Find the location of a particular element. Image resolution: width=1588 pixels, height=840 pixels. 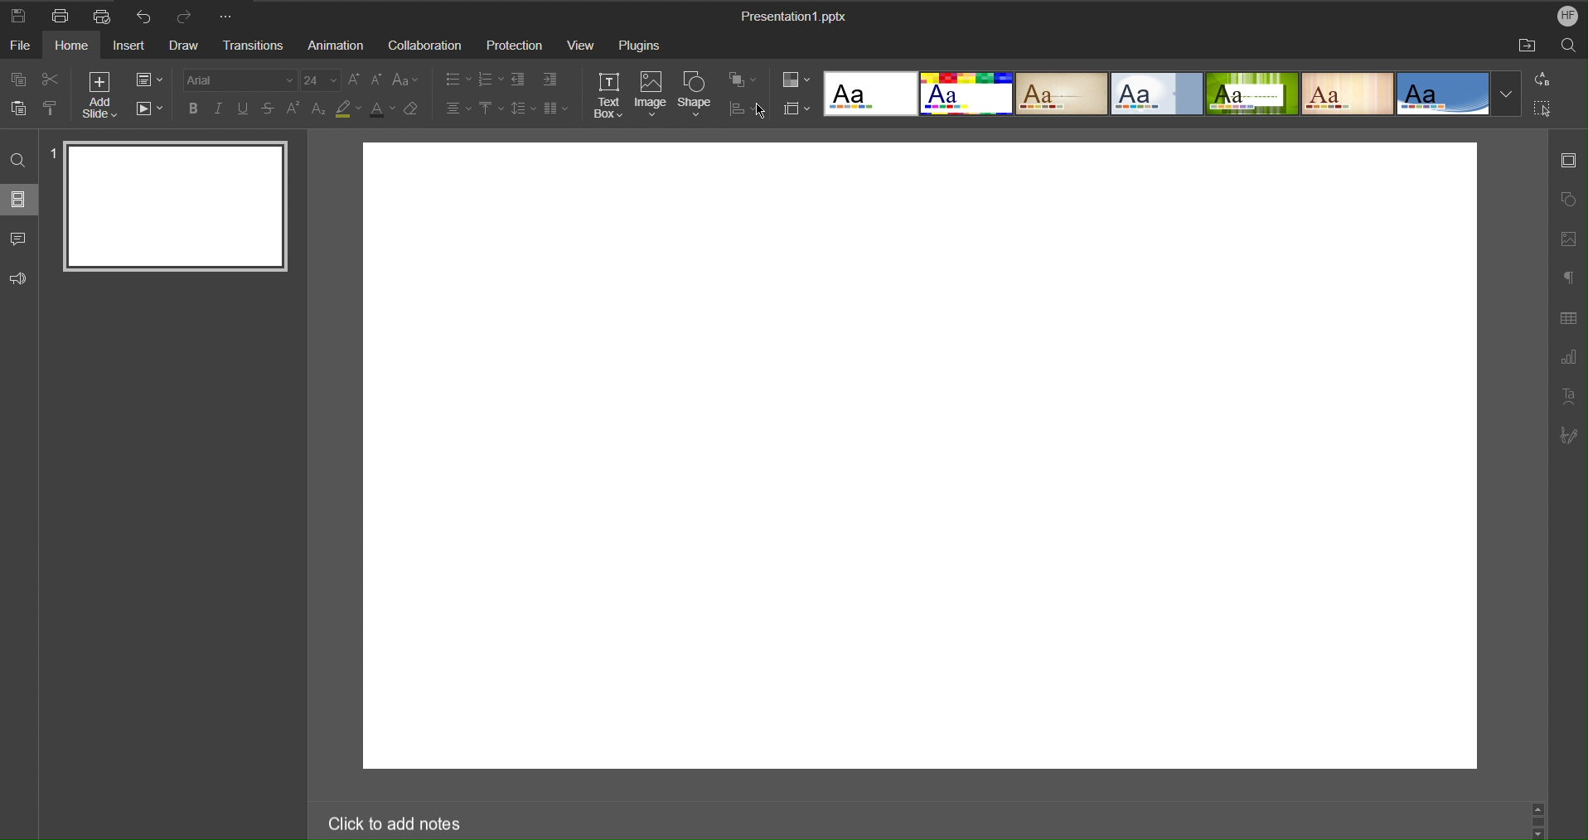

Slide 1 is located at coordinates (179, 210).